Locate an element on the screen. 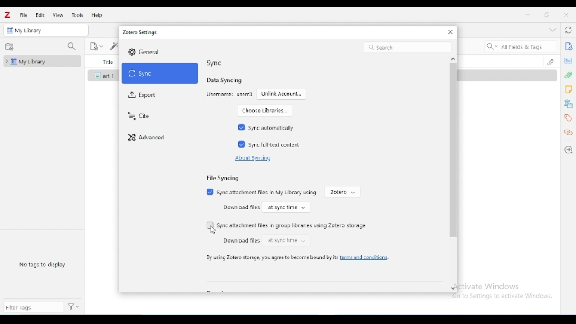   zotero is located at coordinates (342, 192).